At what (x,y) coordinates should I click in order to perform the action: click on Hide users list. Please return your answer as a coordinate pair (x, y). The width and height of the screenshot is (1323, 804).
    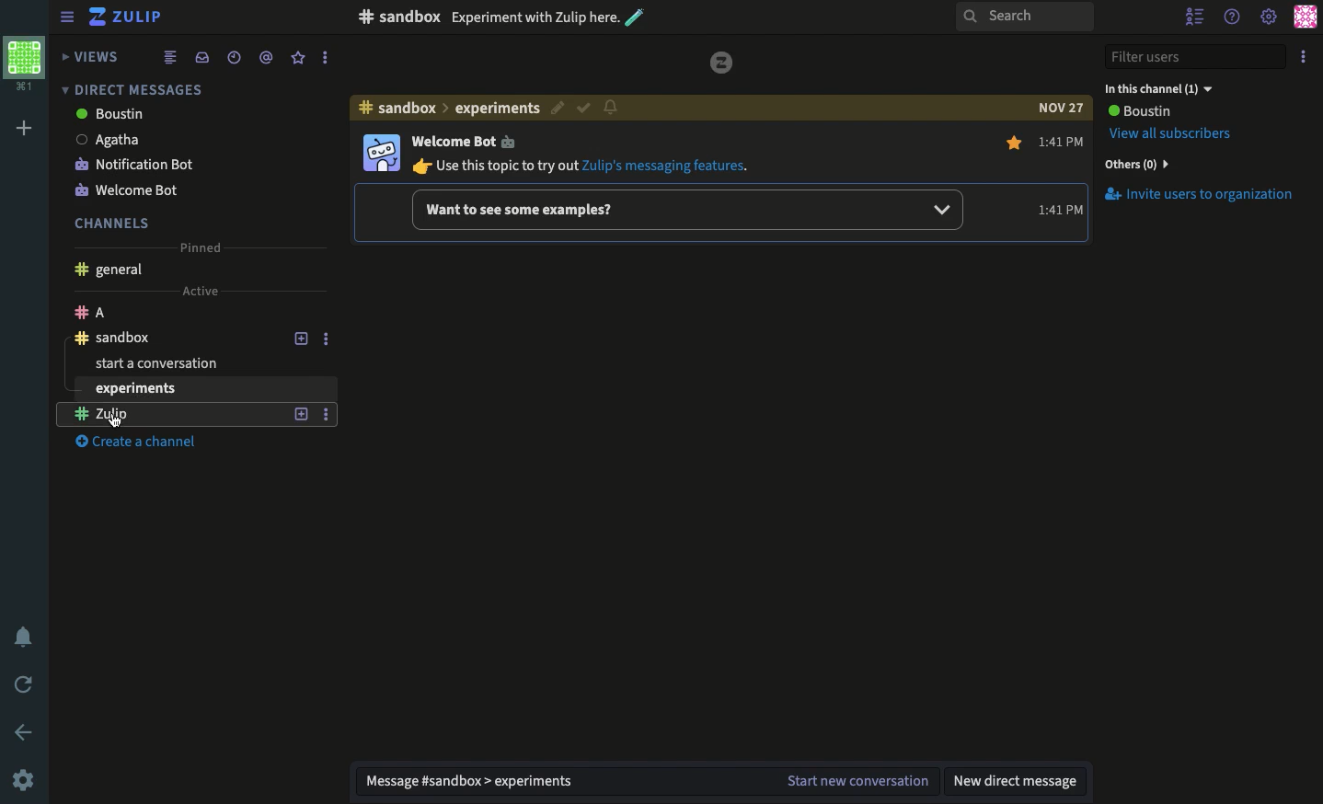
    Looking at the image, I should click on (1197, 18).